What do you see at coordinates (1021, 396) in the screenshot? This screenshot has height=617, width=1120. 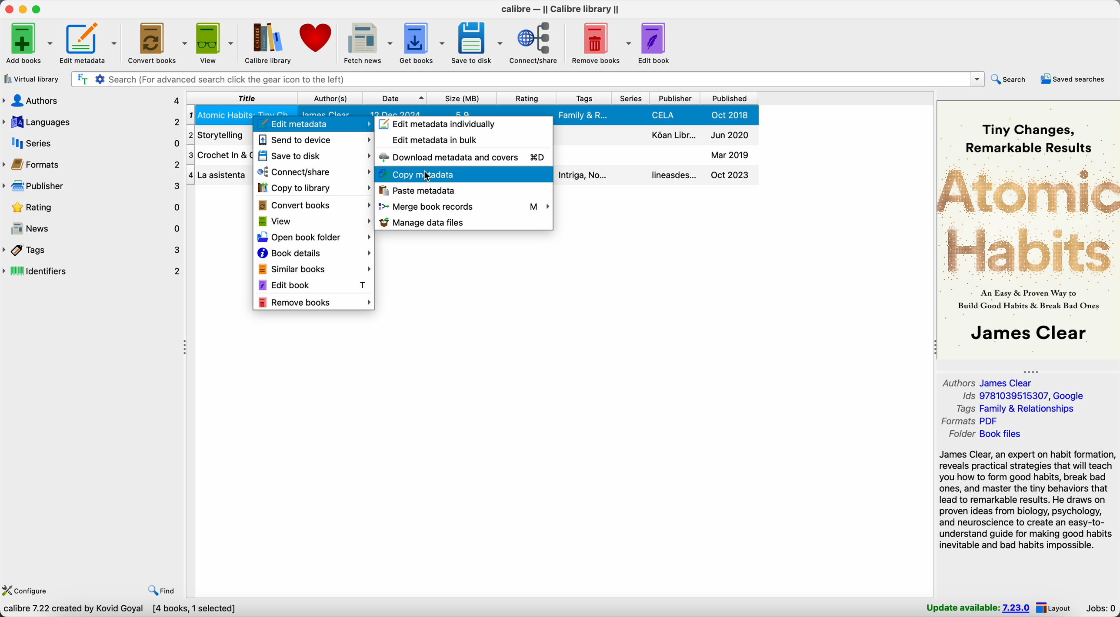 I see `Ids` at bounding box center [1021, 396].